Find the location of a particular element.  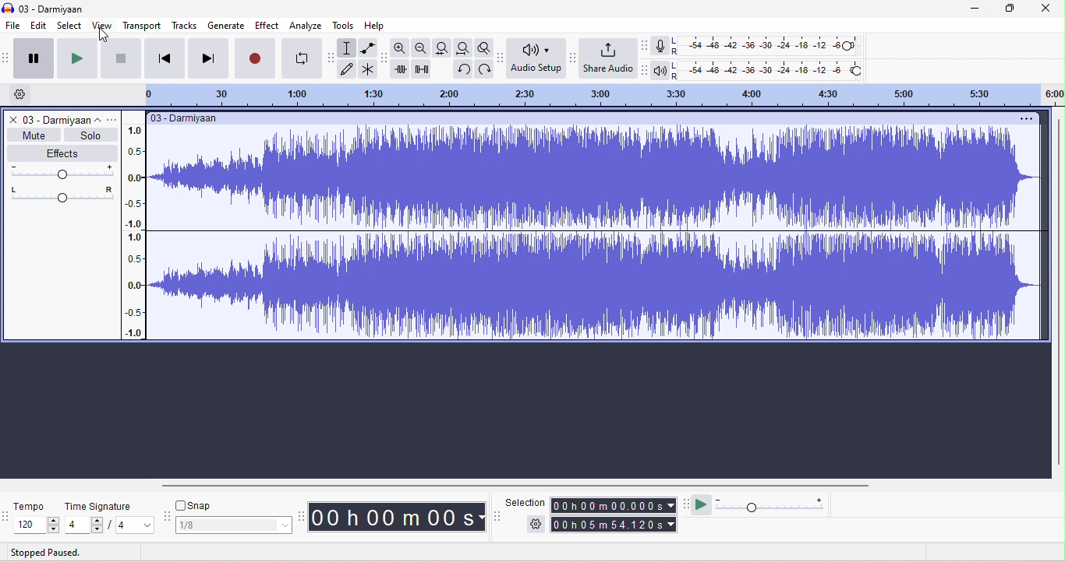

play is located at coordinates (76, 58).